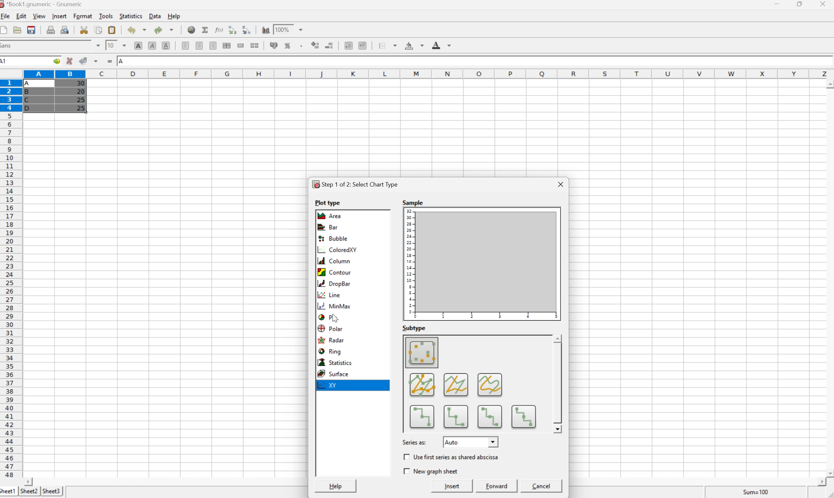 This screenshot has height=498, width=834. Describe the element at coordinates (80, 91) in the screenshot. I see `20` at that location.